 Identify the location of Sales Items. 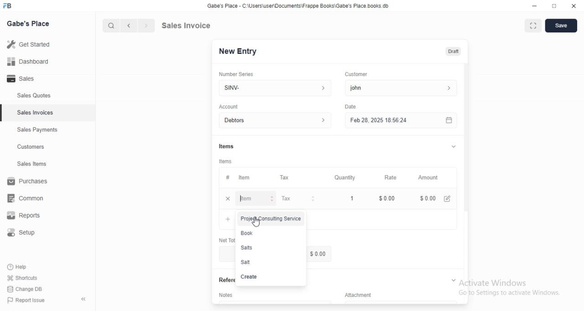
(28, 164).